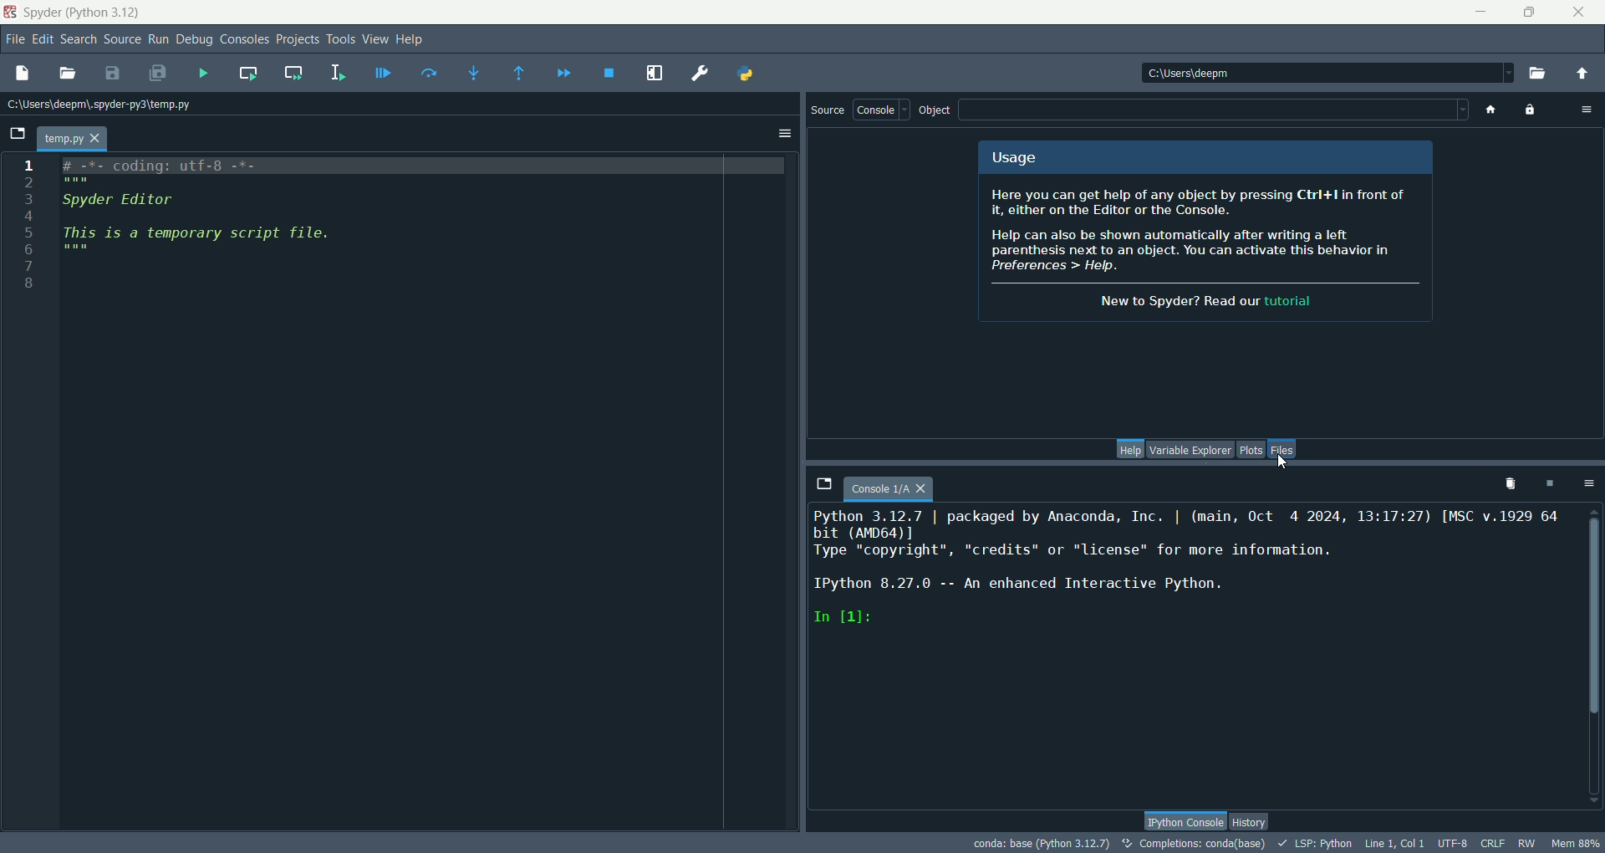 Image resolution: width=1605 pixels, height=853 pixels. What do you see at coordinates (44, 39) in the screenshot?
I see `edit` at bounding box center [44, 39].